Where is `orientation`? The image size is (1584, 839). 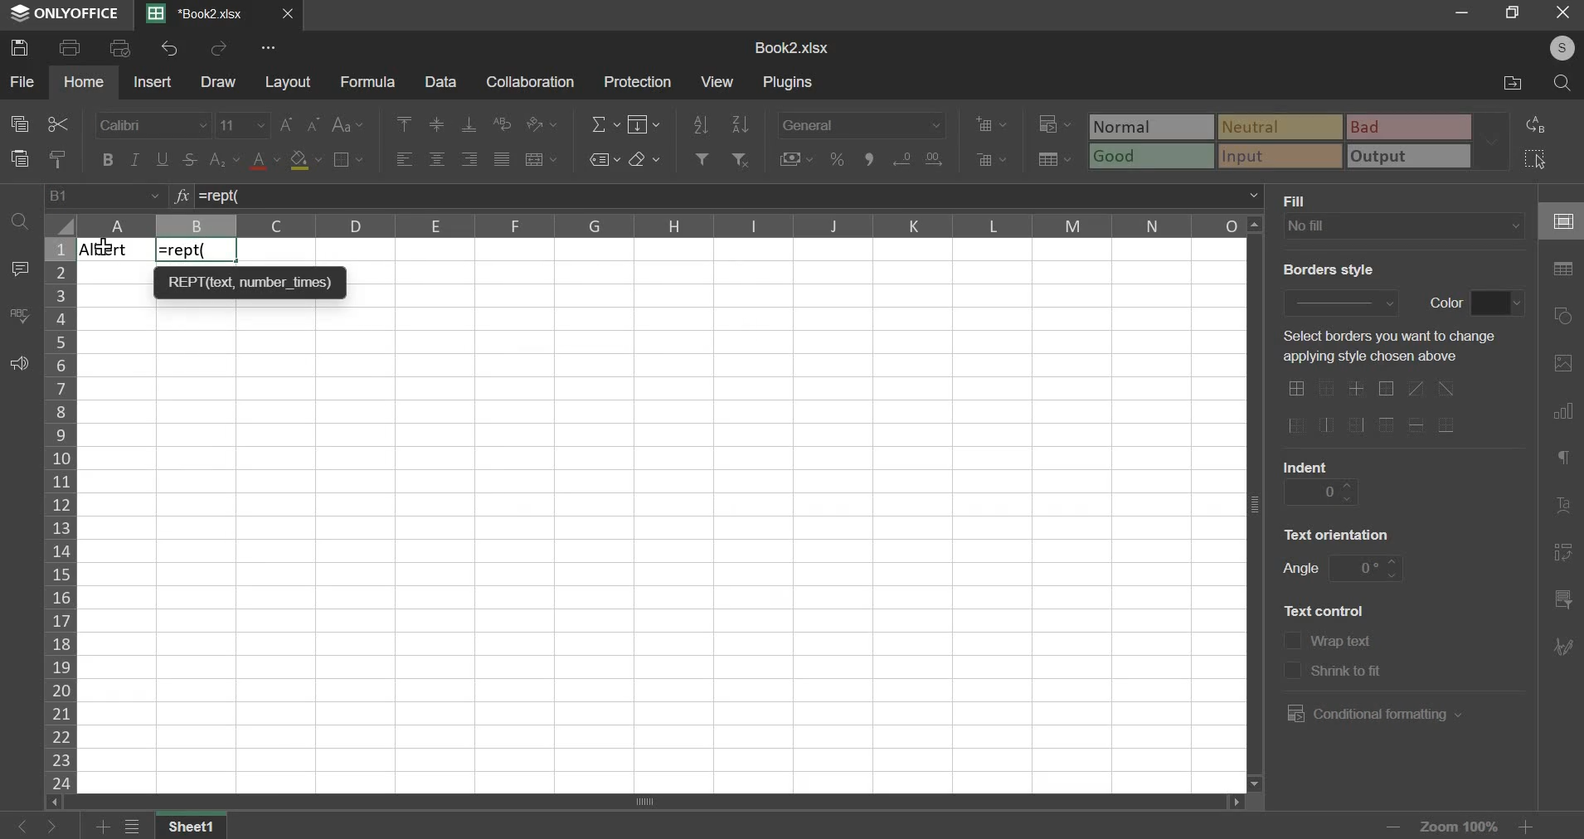
orientation is located at coordinates (540, 123).